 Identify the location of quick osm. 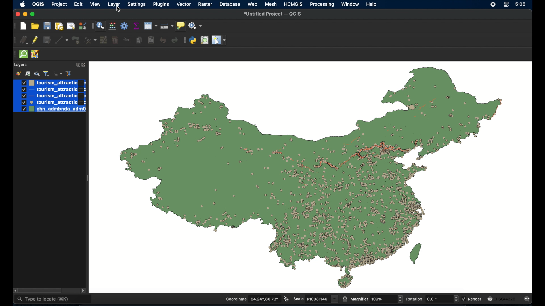
(23, 54).